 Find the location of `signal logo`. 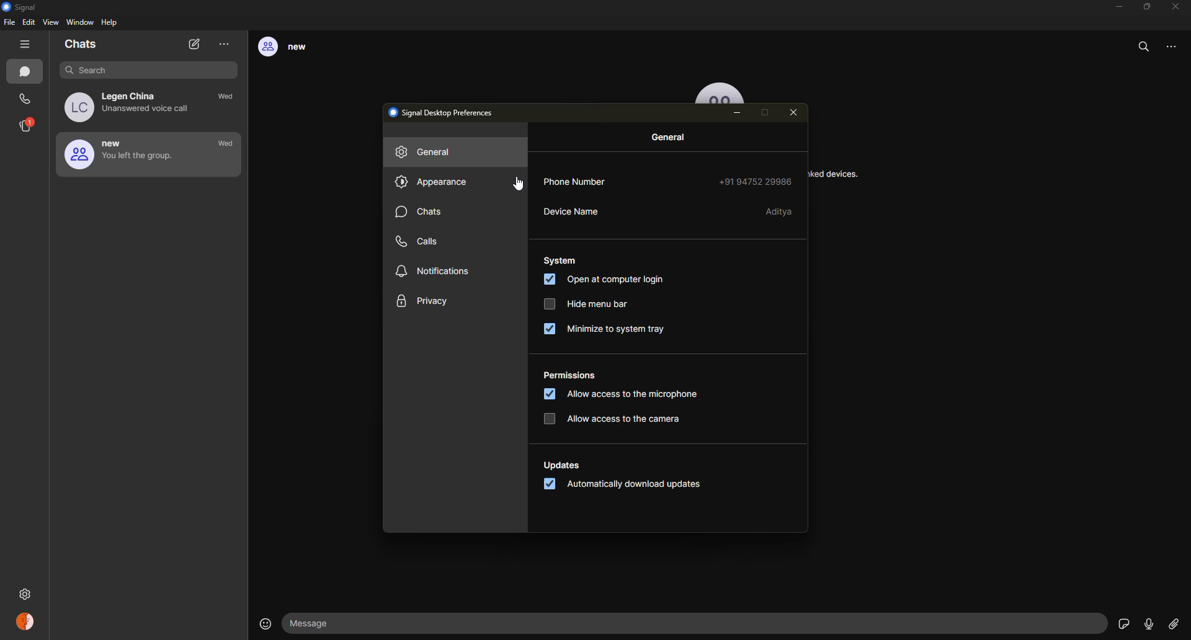

signal logo is located at coordinates (23, 7).